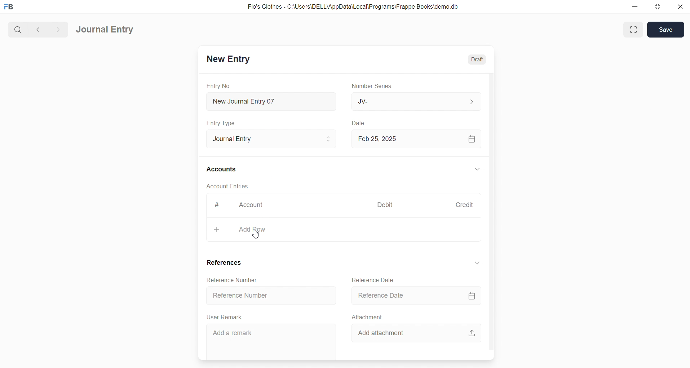 The image size is (690, 368). Describe the element at coordinates (385, 204) in the screenshot. I see `Debit` at that location.